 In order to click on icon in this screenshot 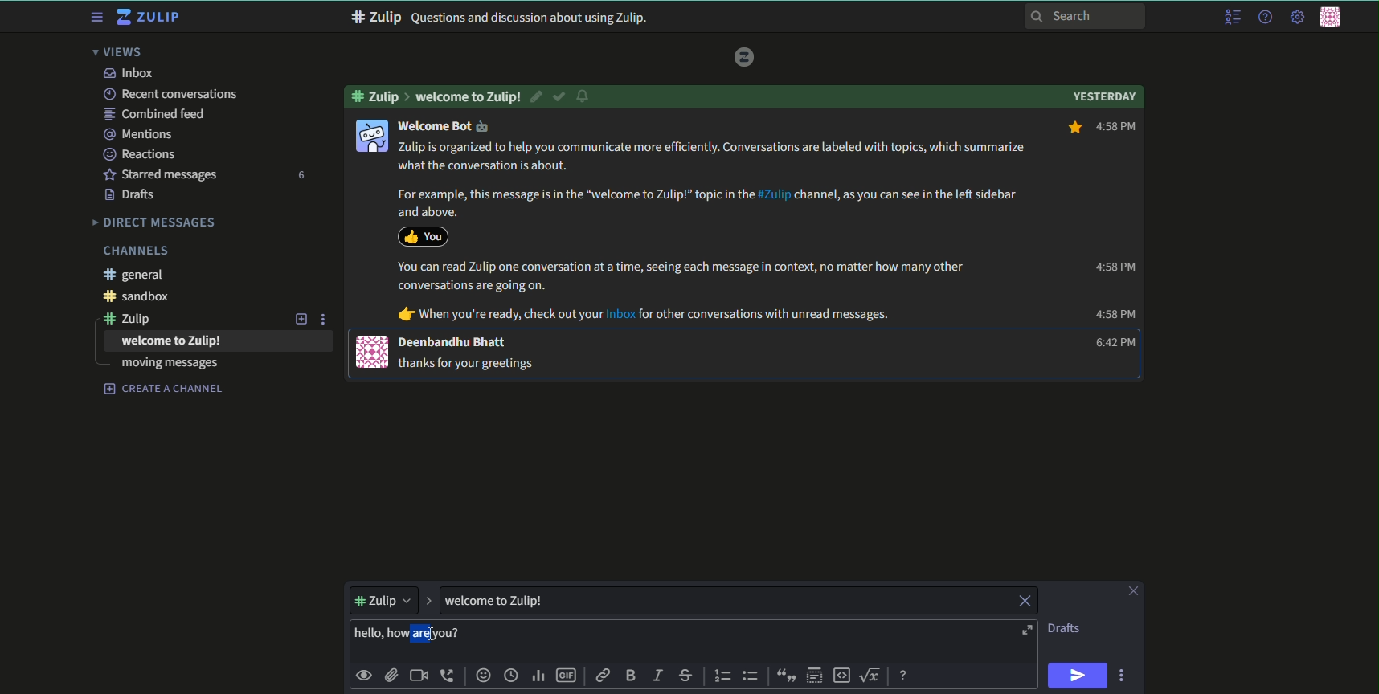, I will do `click(423, 235)`.